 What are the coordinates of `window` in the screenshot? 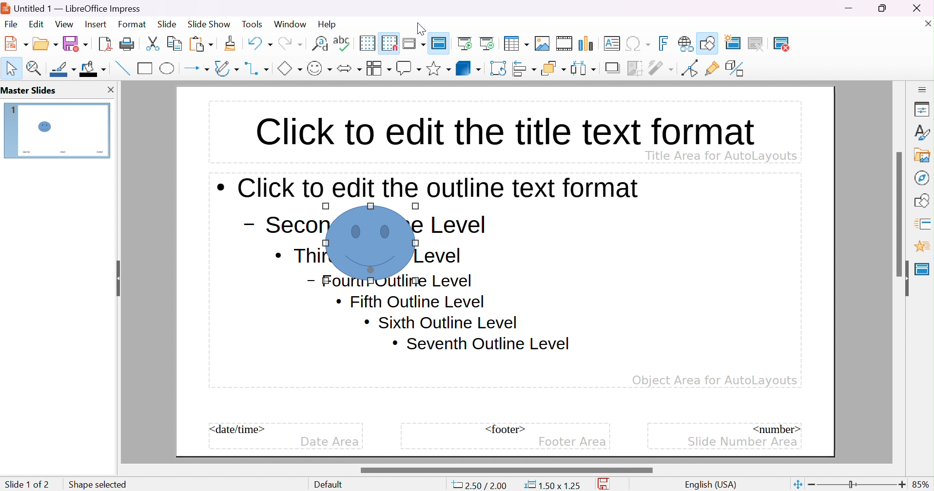 It's located at (290, 24).